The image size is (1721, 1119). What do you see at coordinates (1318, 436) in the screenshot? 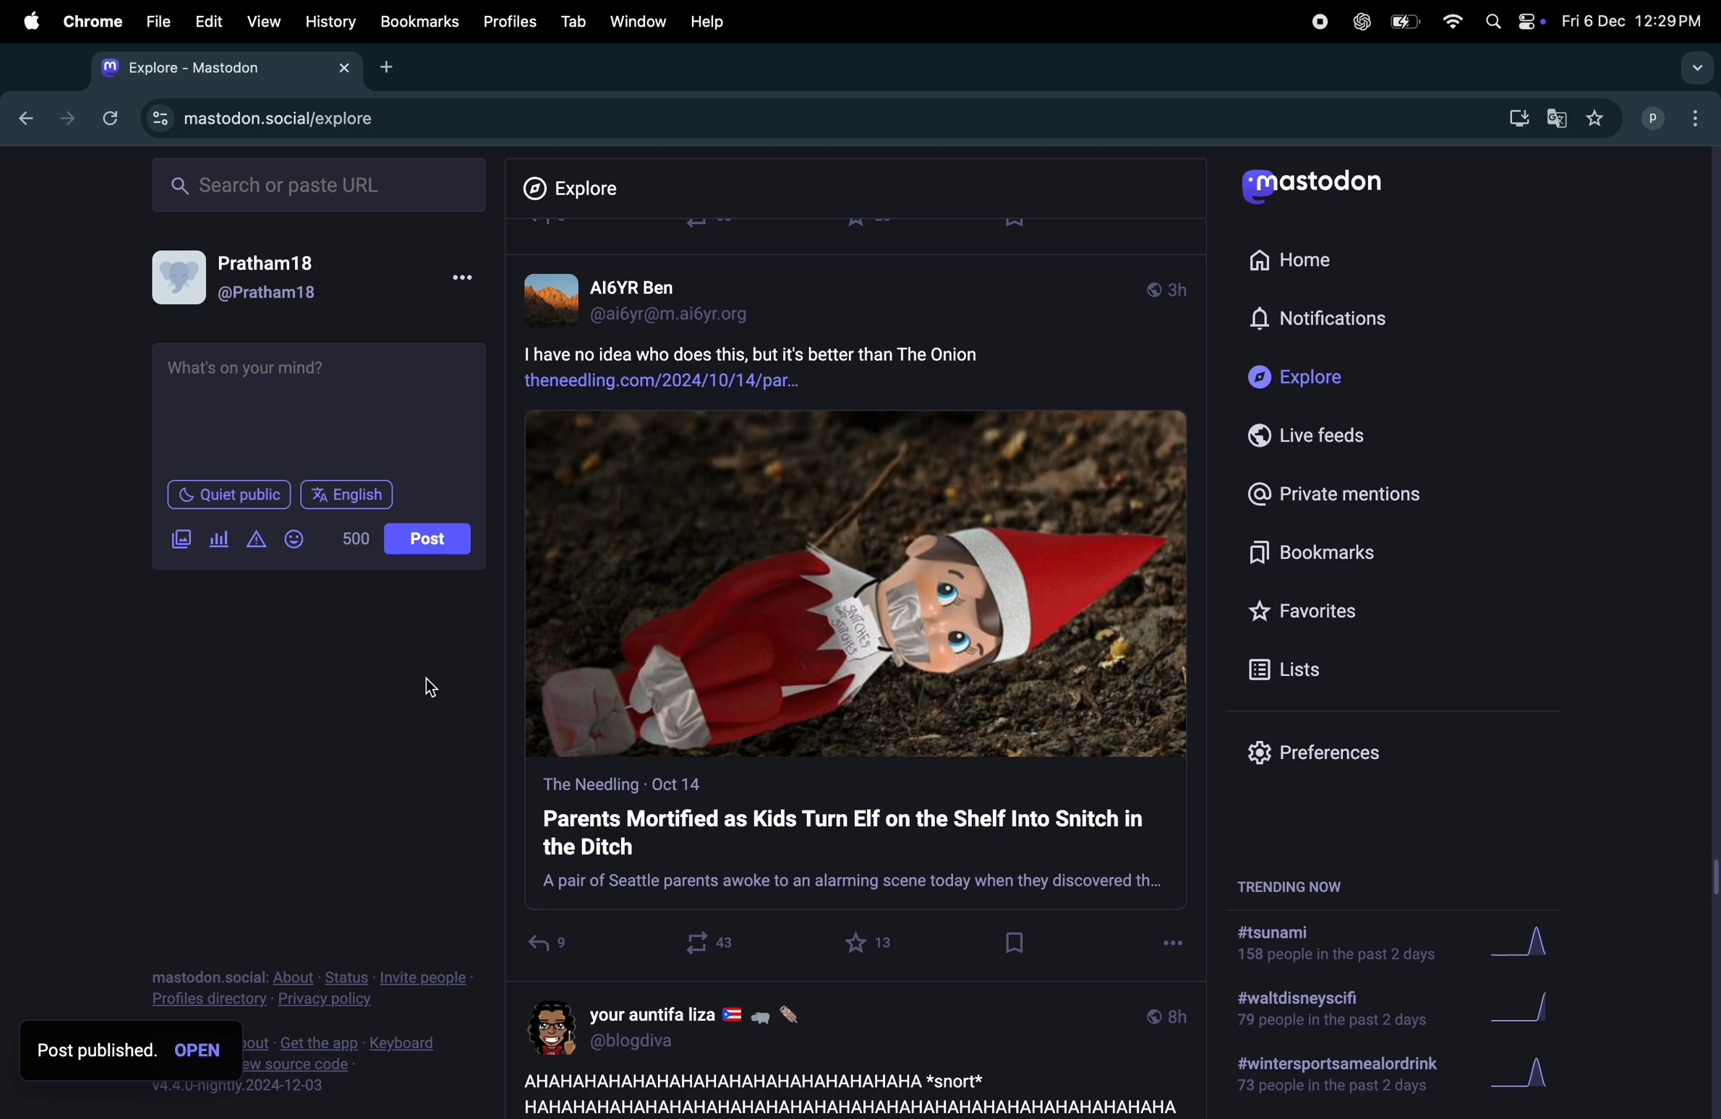
I see `Live feeds` at bounding box center [1318, 436].